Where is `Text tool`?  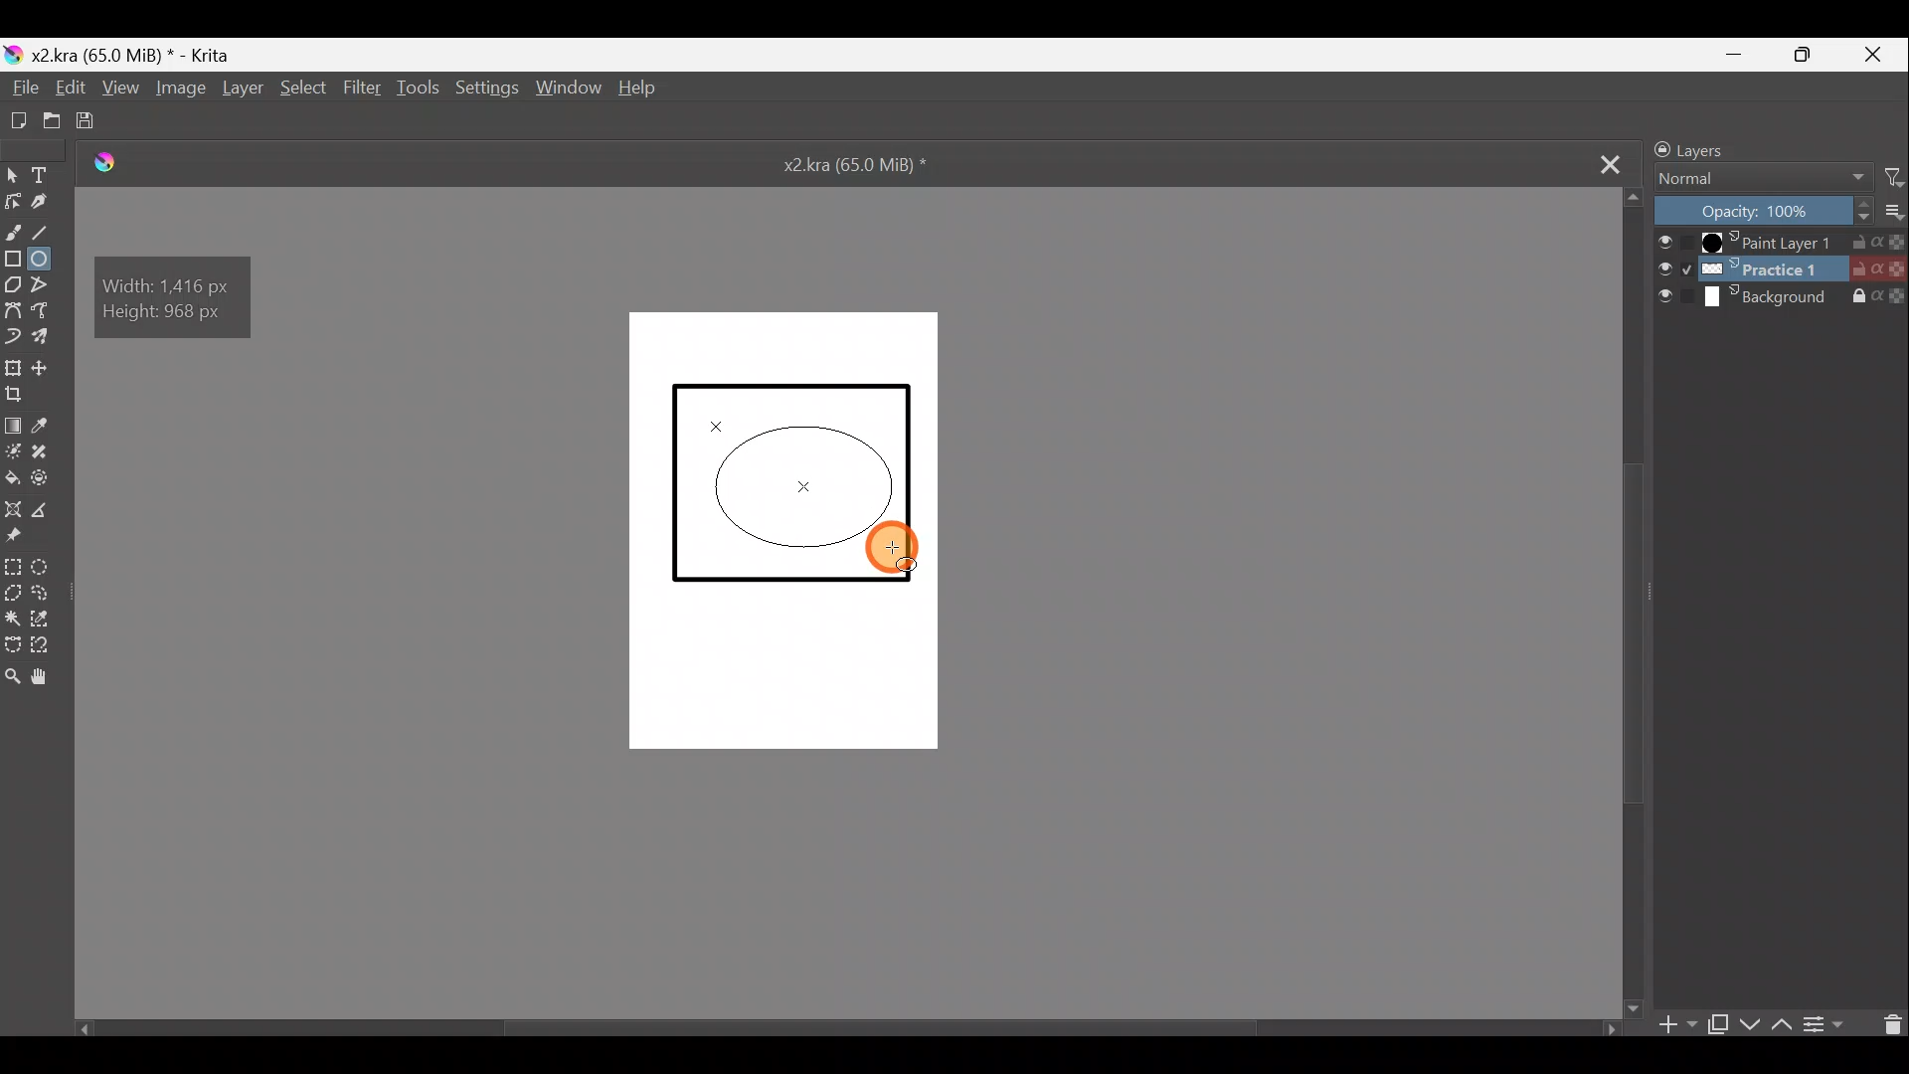
Text tool is located at coordinates (43, 174).